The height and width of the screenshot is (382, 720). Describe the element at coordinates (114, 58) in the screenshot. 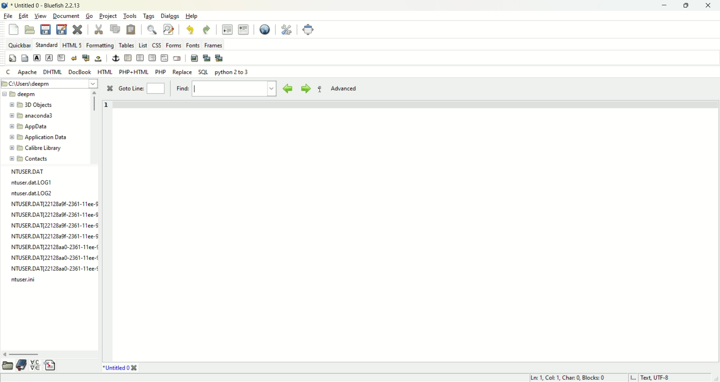

I see `anchor` at that location.